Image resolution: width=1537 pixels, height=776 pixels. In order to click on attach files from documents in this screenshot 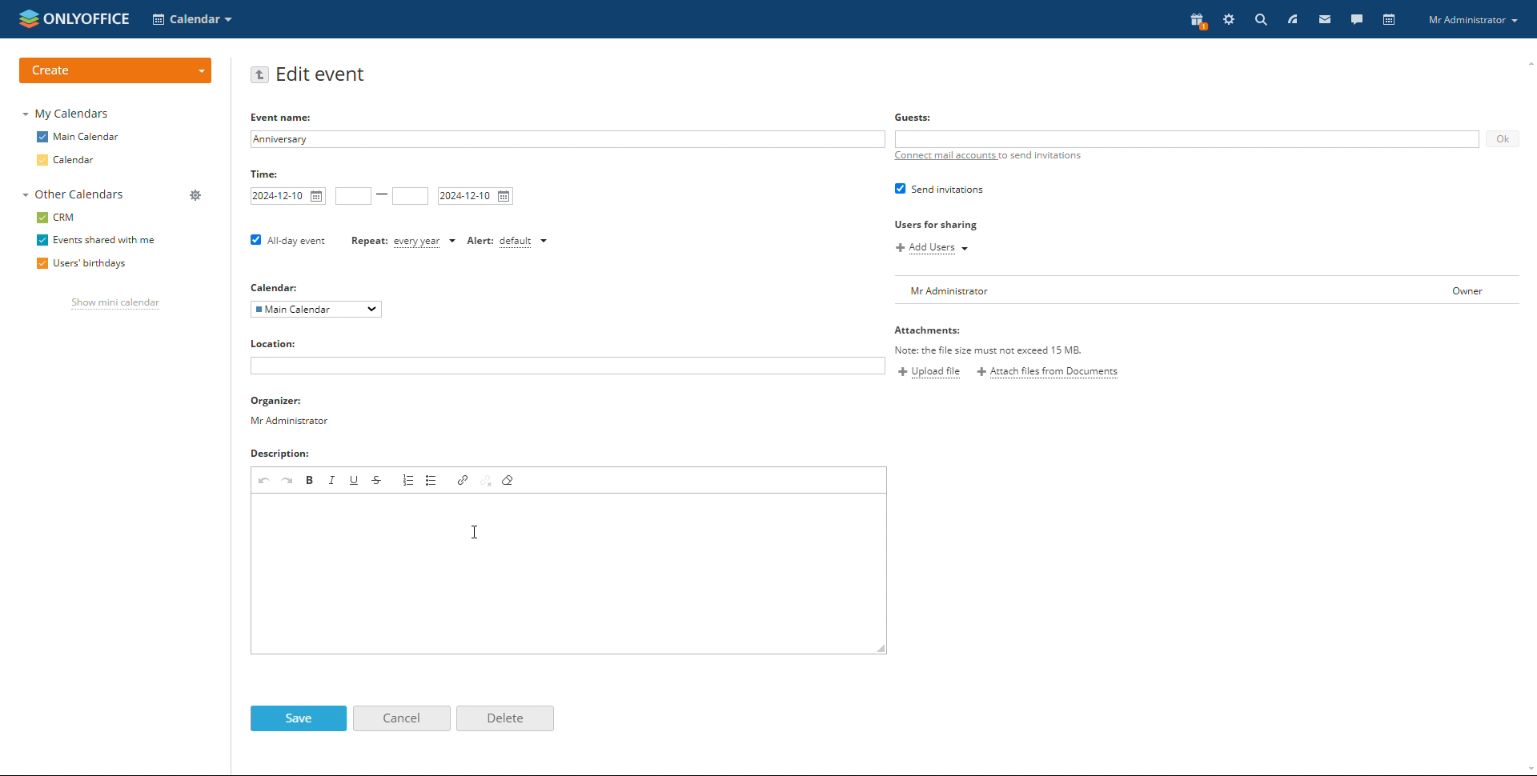, I will do `click(1048, 373)`.